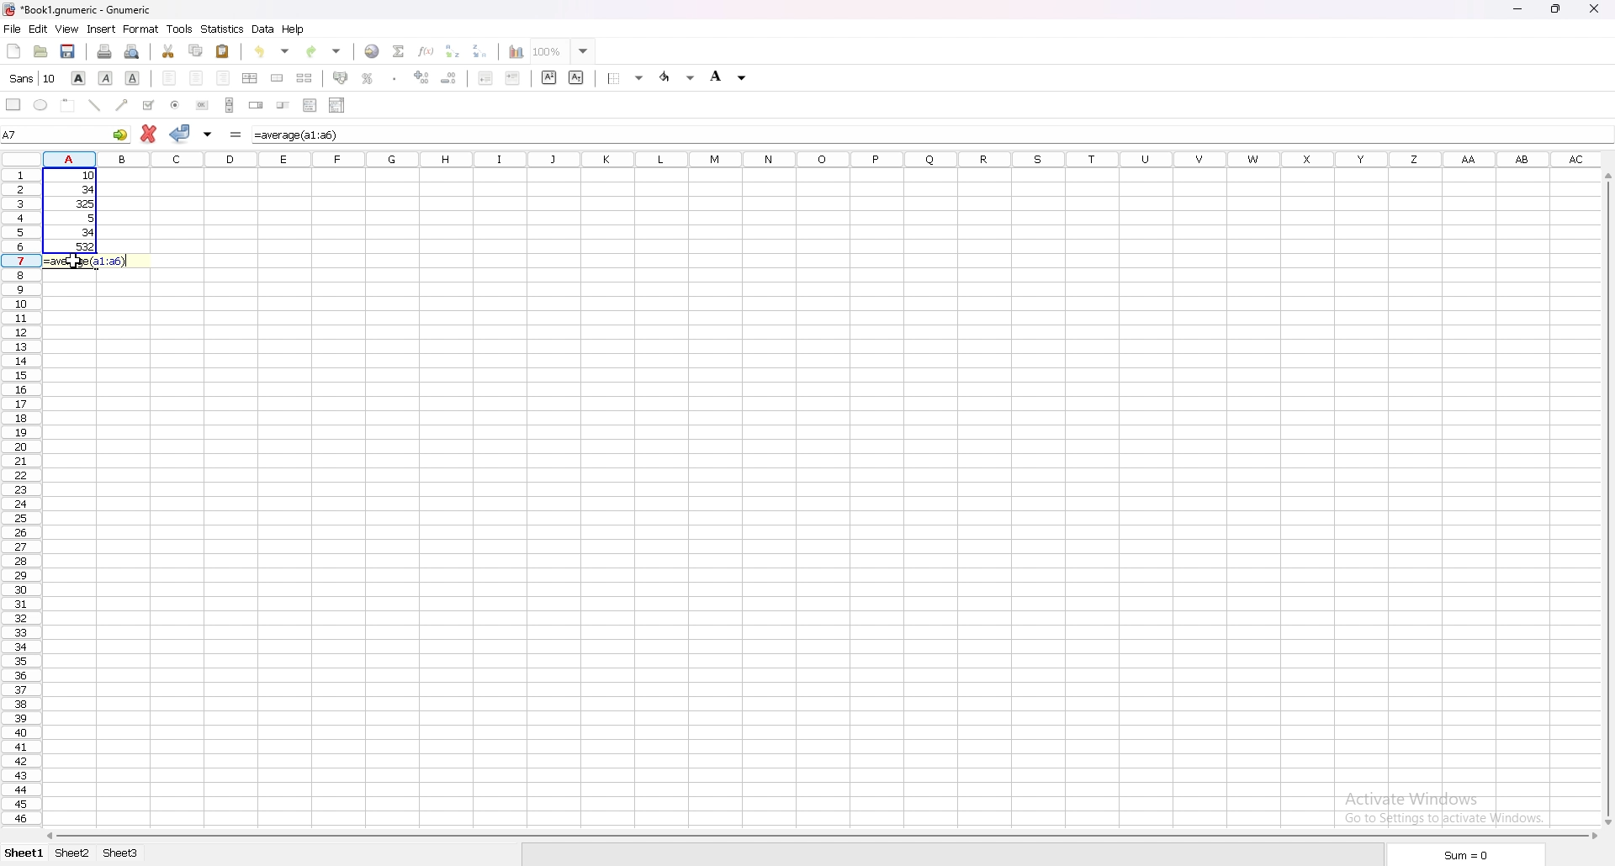 The image size is (1615, 866). What do you see at coordinates (207, 133) in the screenshot?
I see `accept changes in all cells` at bounding box center [207, 133].